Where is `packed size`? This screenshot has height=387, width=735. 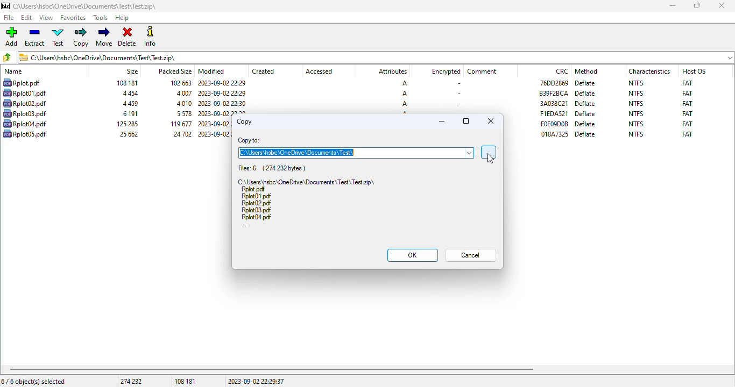 packed size is located at coordinates (179, 82).